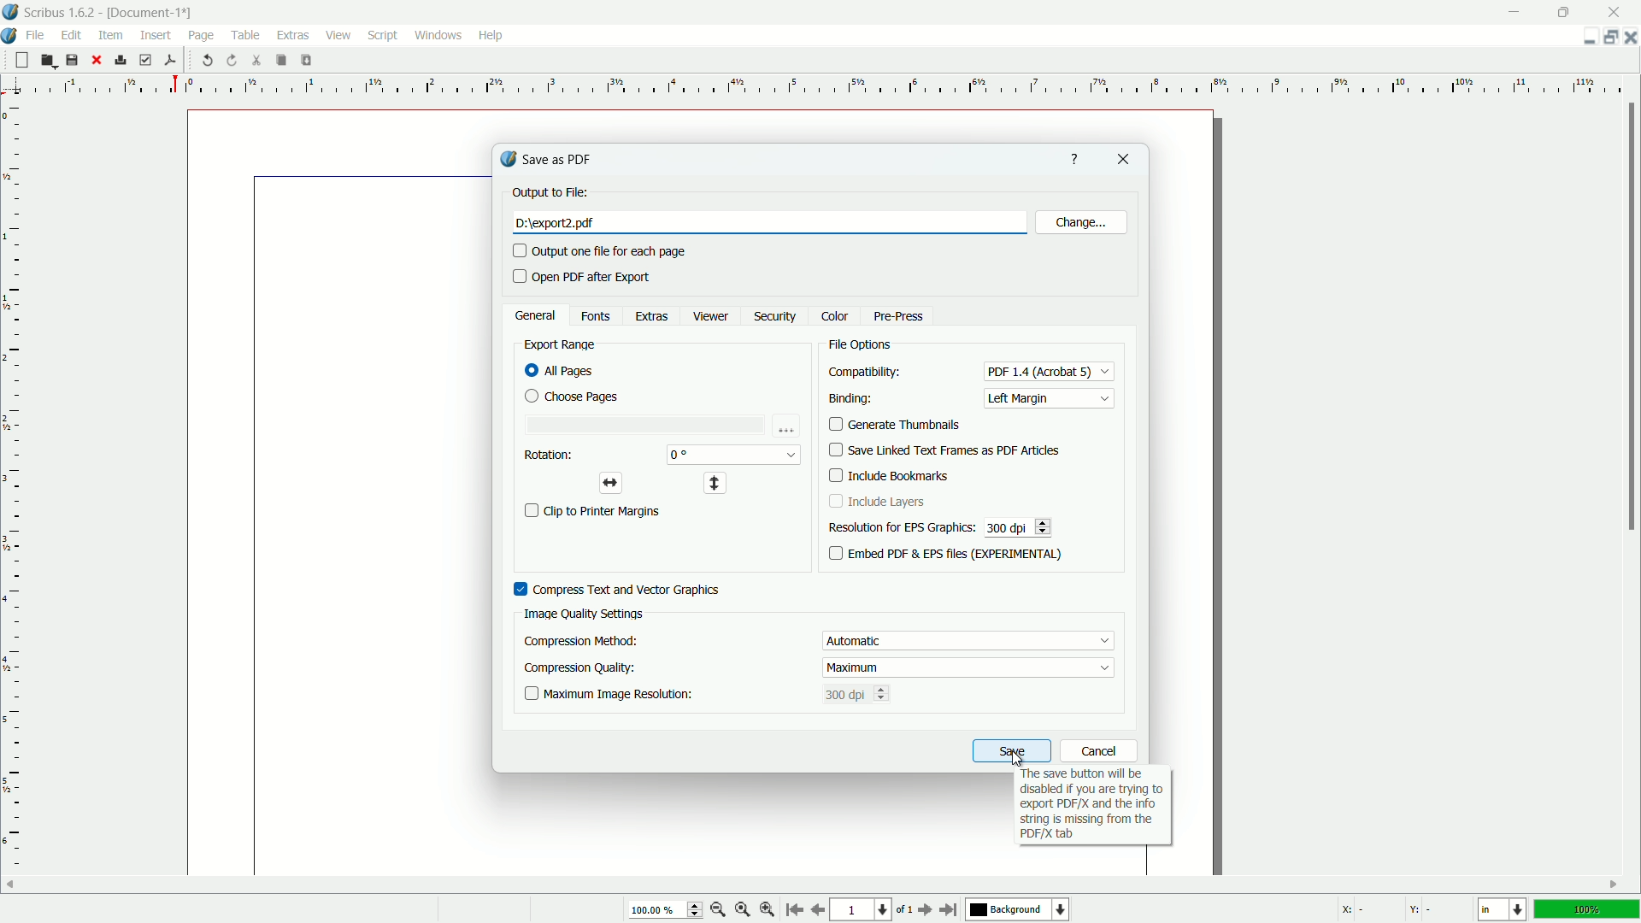 This screenshot has height=923, width=1641. What do you see at coordinates (146, 60) in the screenshot?
I see `preflight verifier` at bounding box center [146, 60].